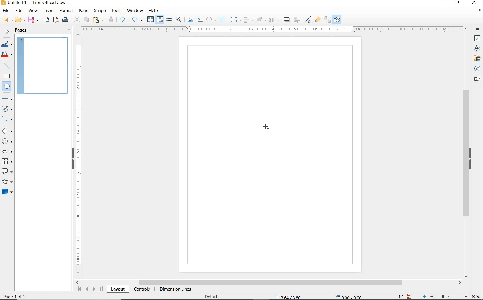 This screenshot has width=483, height=300. What do you see at coordinates (398, 296) in the screenshot?
I see `SCALE FACTOR` at bounding box center [398, 296].